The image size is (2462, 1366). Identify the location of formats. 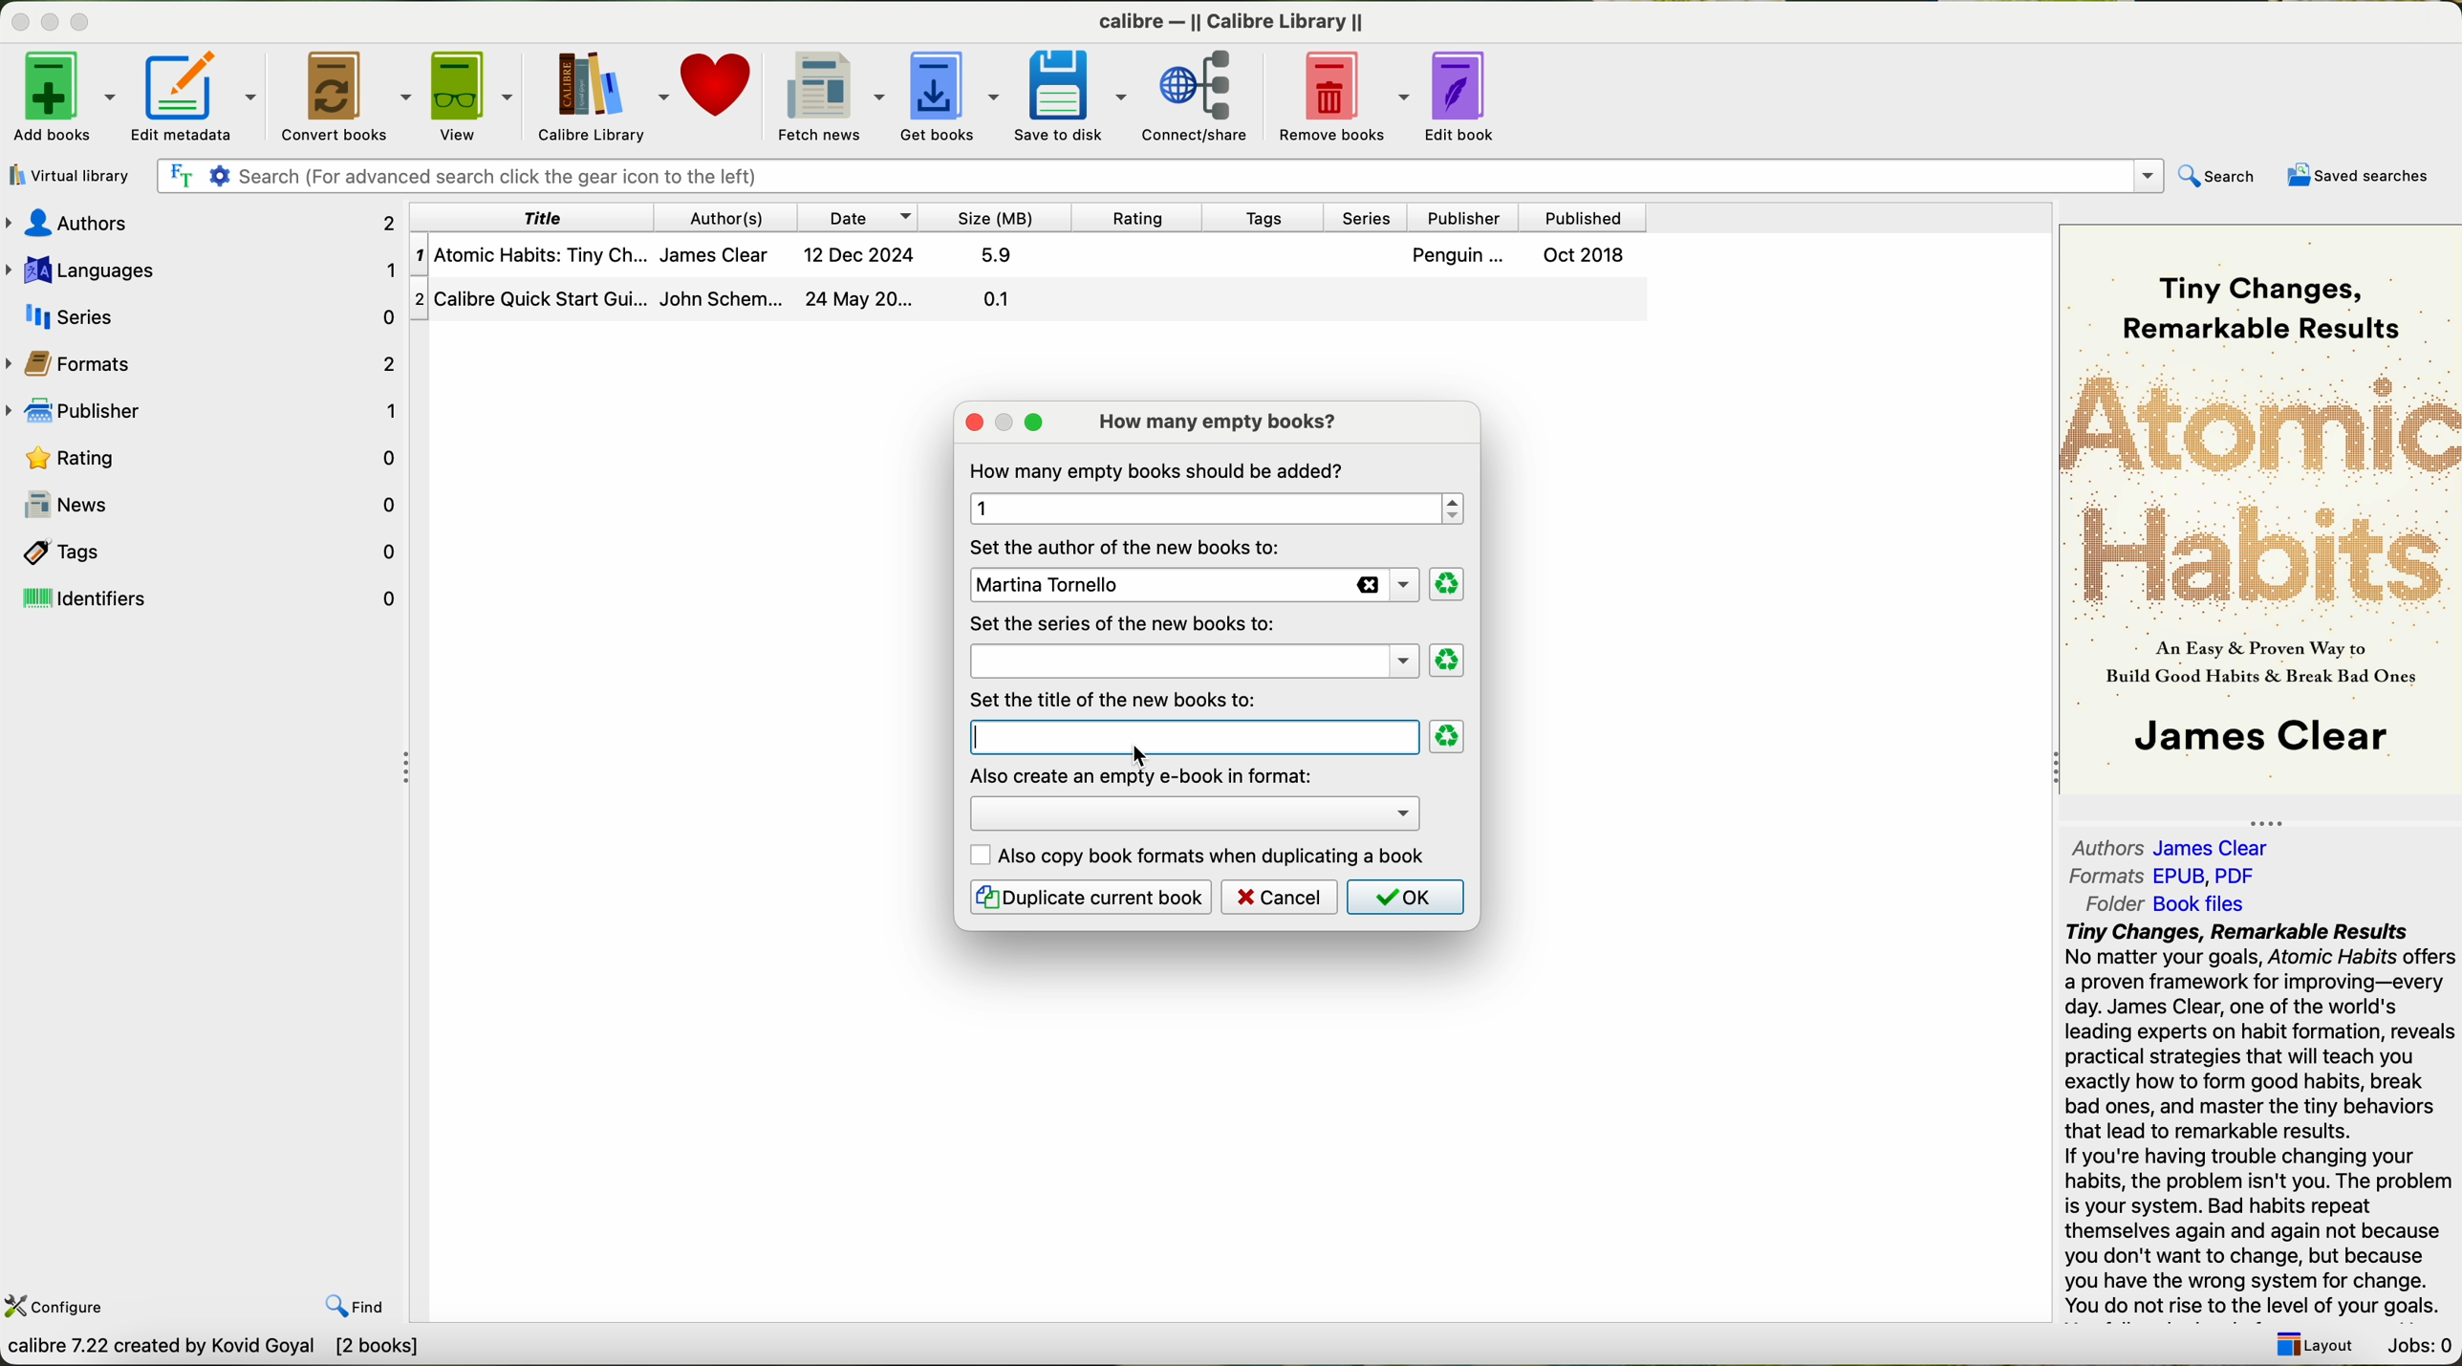
(2165, 876).